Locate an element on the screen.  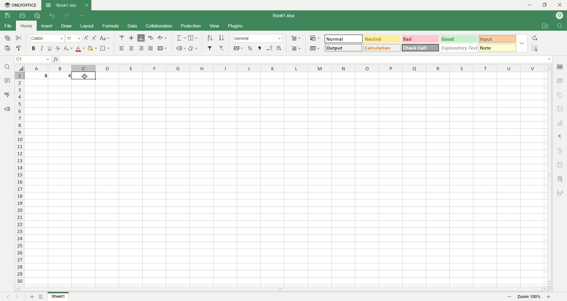
replace is located at coordinates (536, 39).